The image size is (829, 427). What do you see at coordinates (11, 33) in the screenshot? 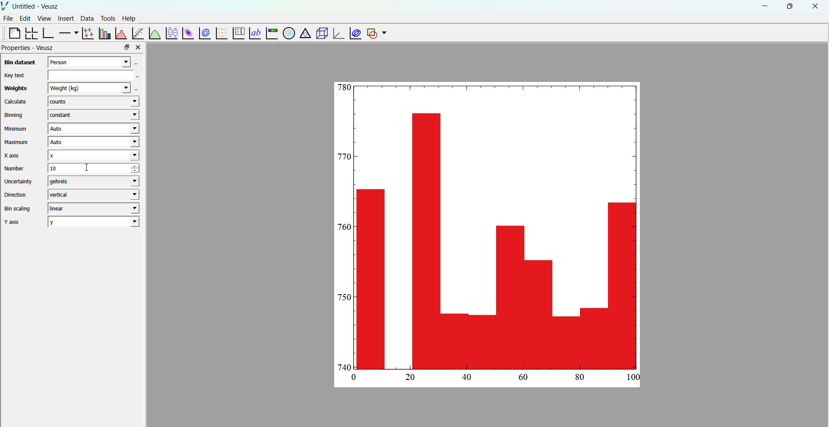
I see `blank page` at bounding box center [11, 33].